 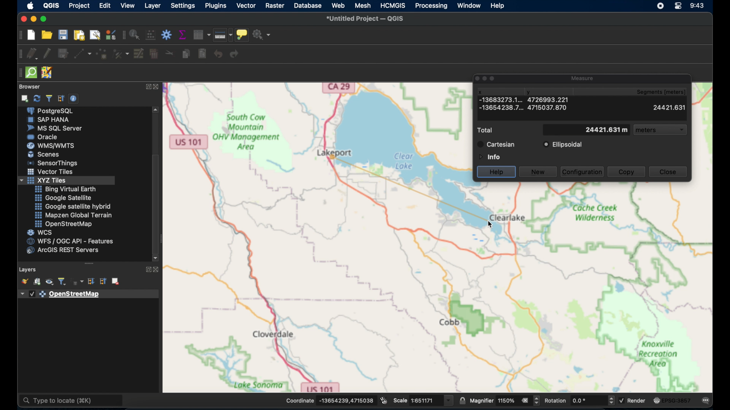 What do you see at coordinates (329, 400) in the screenshot?
I see `coordinate` at bounding box center [329, 400].